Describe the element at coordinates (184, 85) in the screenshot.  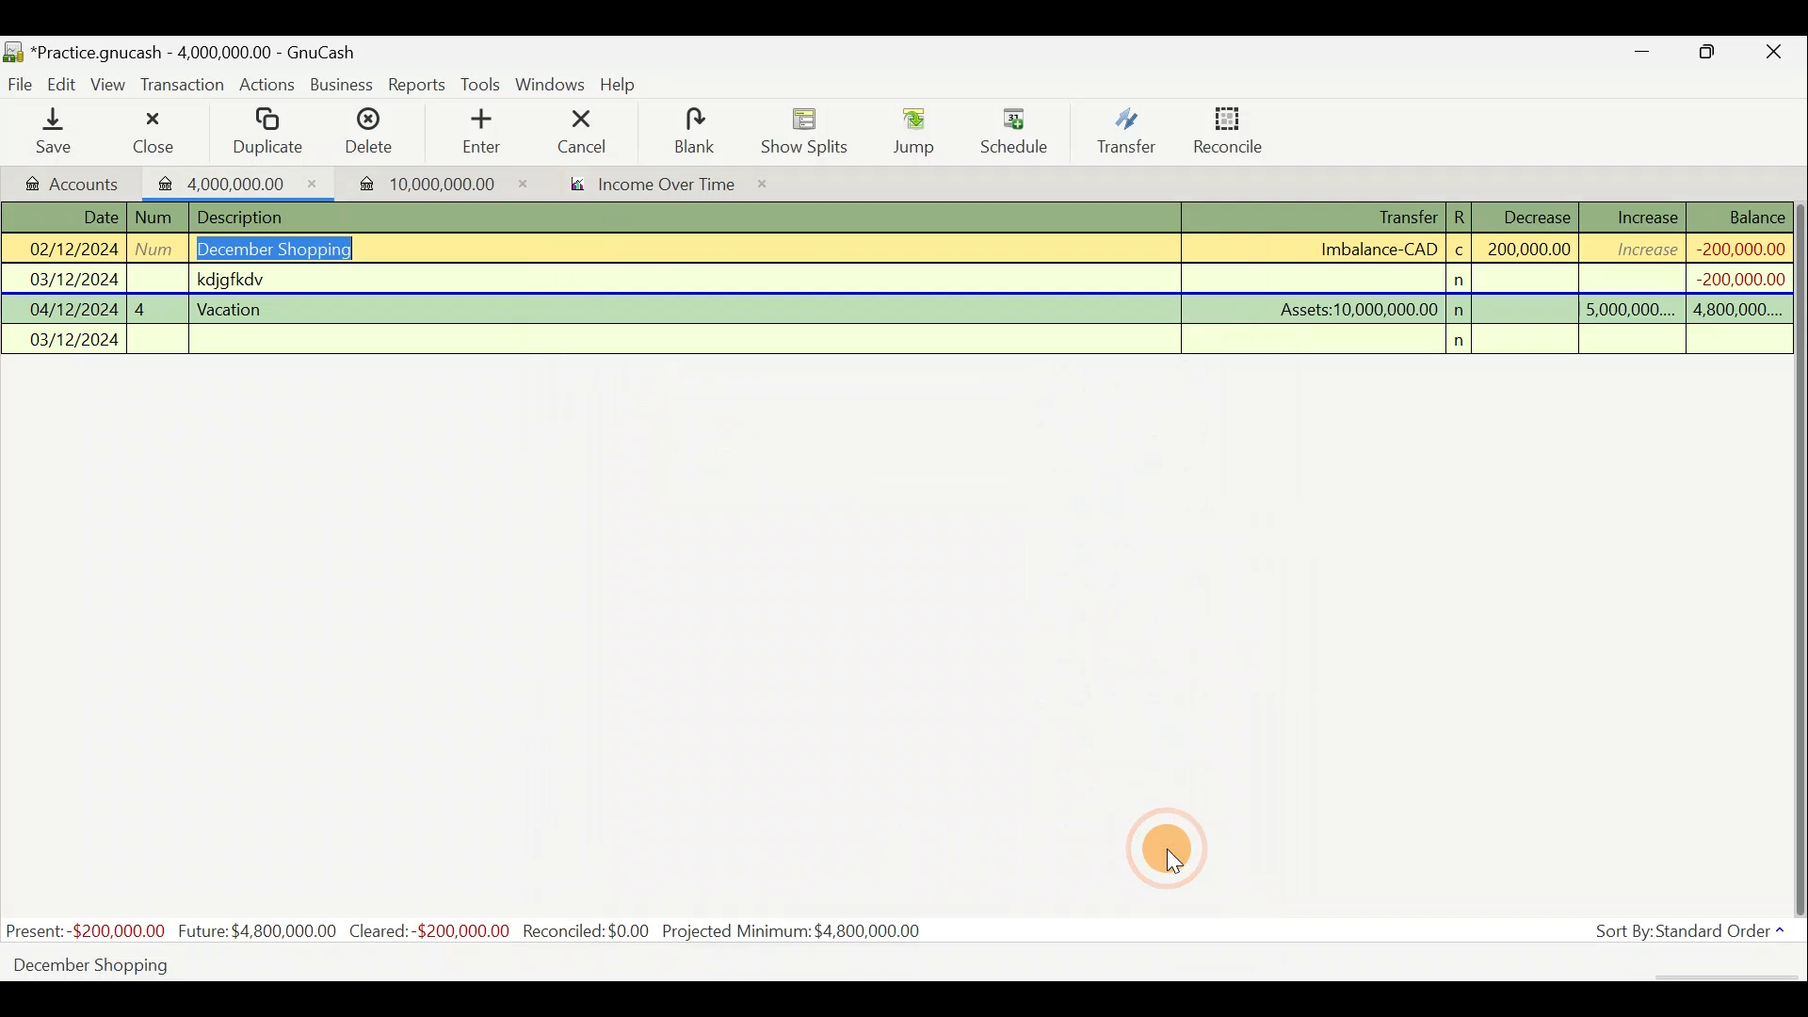
I see `Transaction` at that location.